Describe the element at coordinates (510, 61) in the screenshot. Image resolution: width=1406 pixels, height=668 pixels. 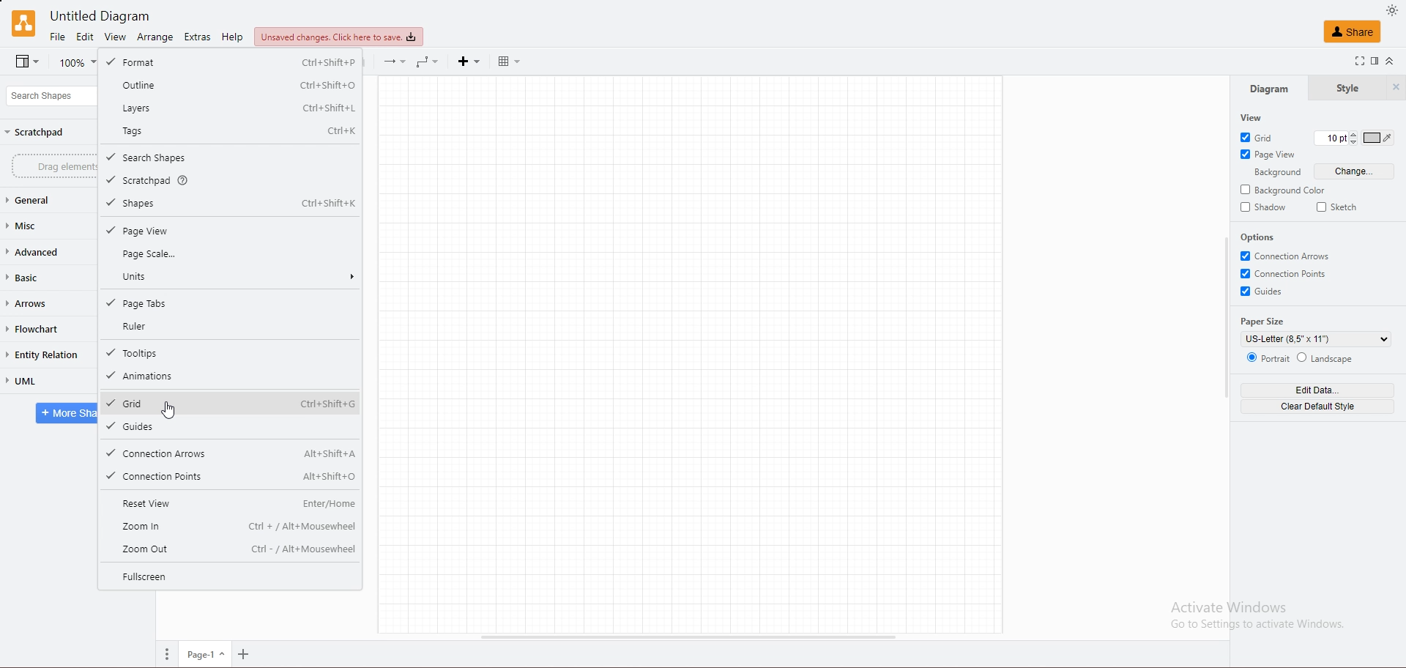
I see `table` at that location.